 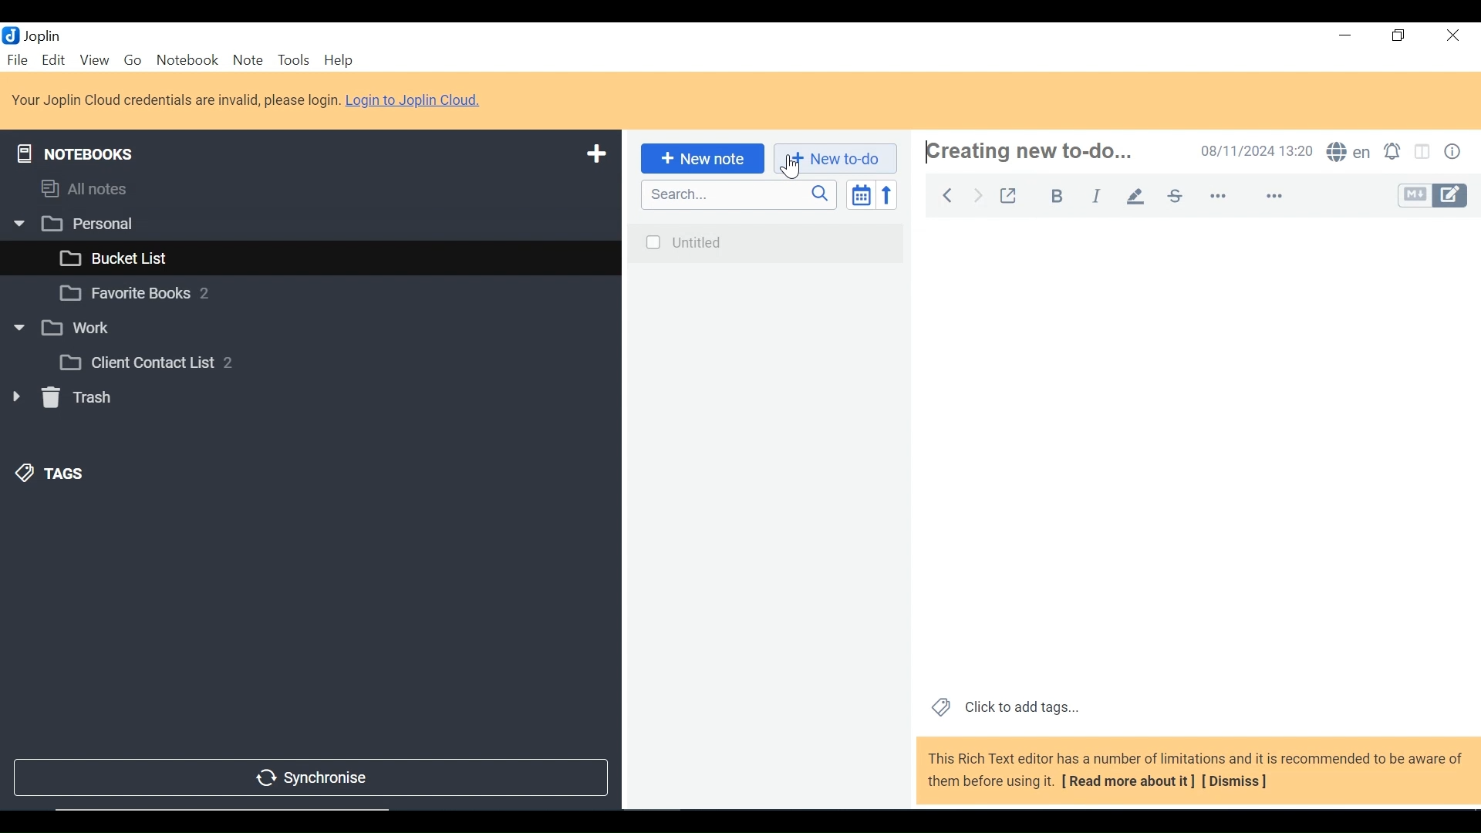 I want to click on Notebooks and Tags Display, so click(x=309, y=188).